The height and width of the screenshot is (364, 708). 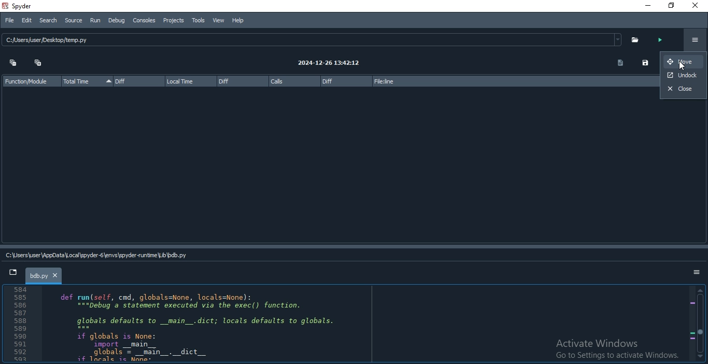 I want to click on open folder, so click(x=638, y=39).